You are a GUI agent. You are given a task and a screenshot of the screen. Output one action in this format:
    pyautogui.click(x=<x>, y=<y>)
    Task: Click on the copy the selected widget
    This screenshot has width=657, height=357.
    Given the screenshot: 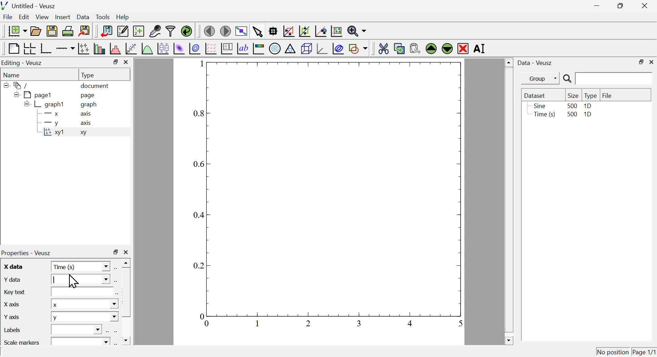 What is the action you would take?
    pyautogui.click(x=399, y=48)
    